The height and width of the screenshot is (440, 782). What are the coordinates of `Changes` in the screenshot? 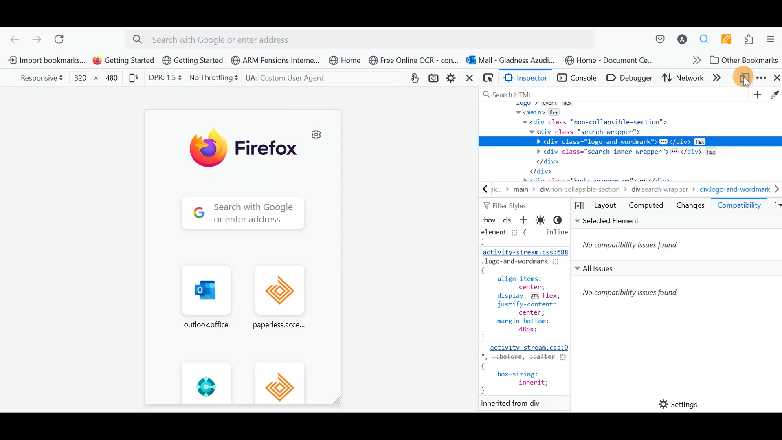 It's located at (690, 207).